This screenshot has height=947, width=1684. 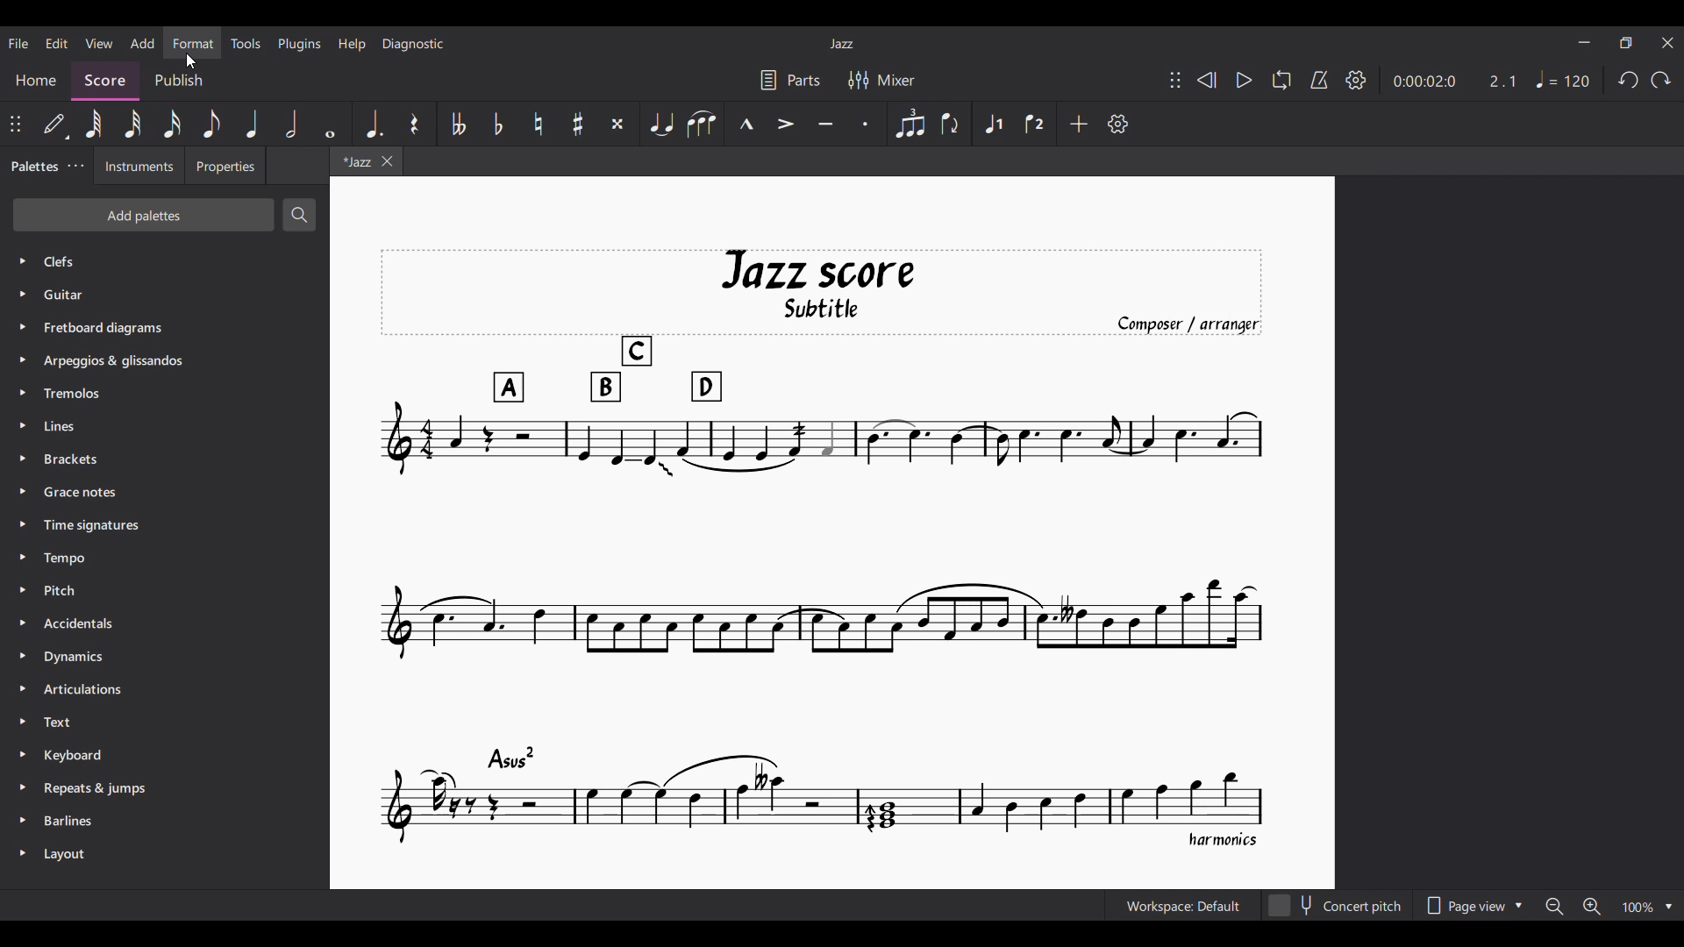 I want to click on Grace Notes, so click(x=82, y=493).